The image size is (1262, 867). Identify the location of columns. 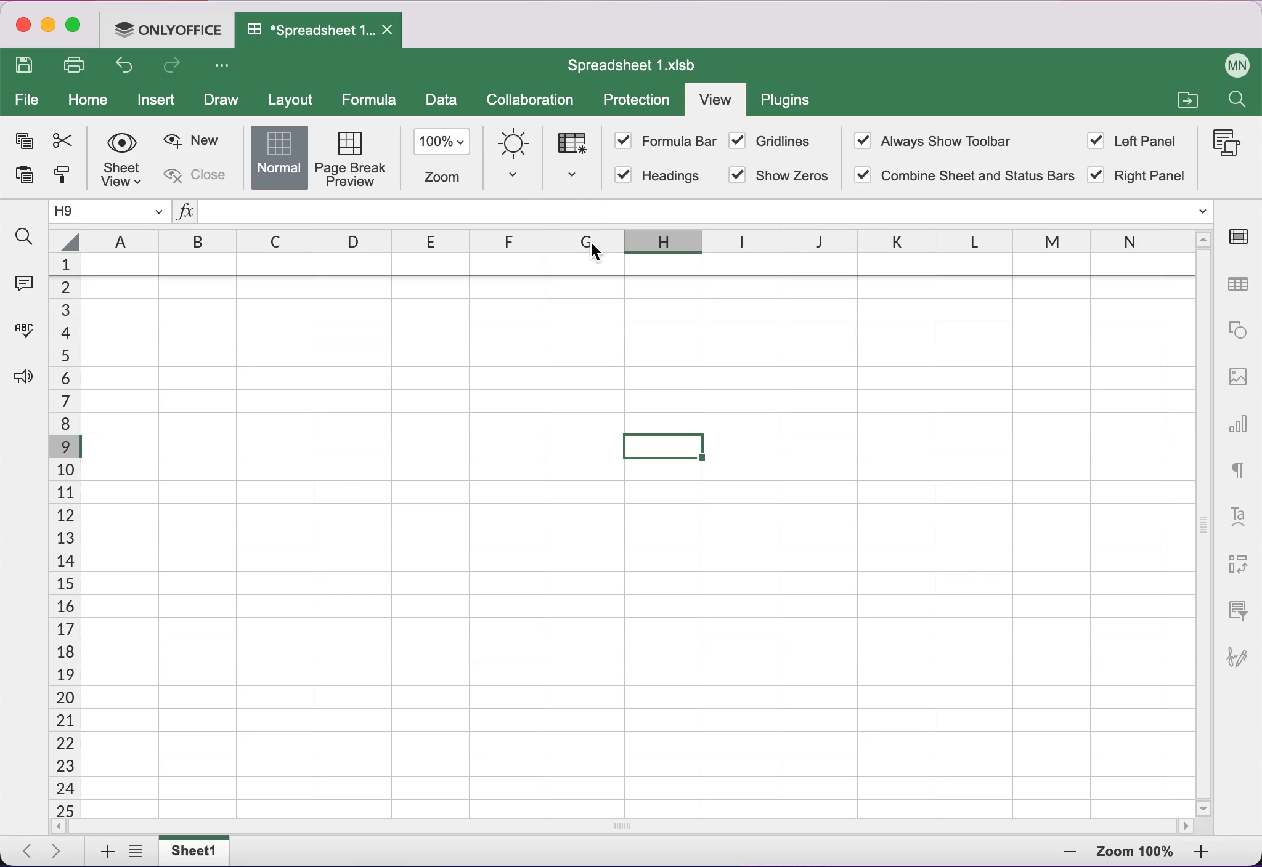
(616, 238).